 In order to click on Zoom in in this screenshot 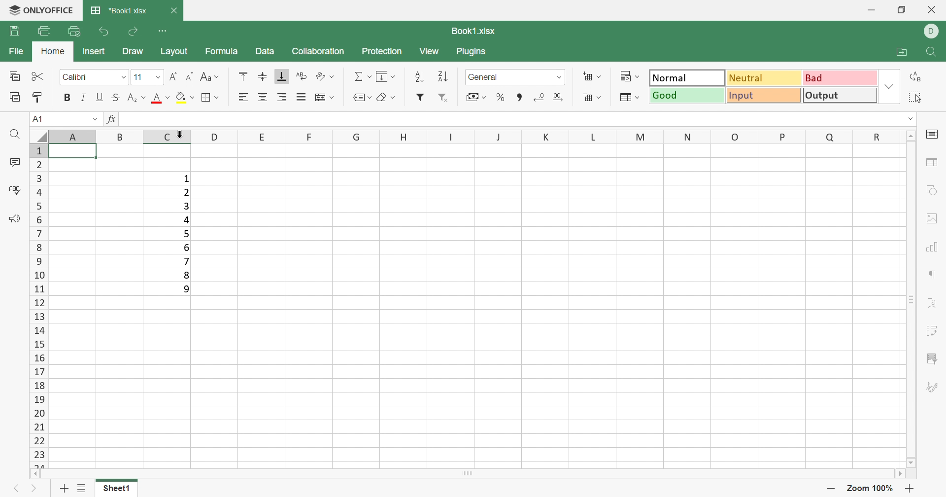, I will do `click(831, 488)`.